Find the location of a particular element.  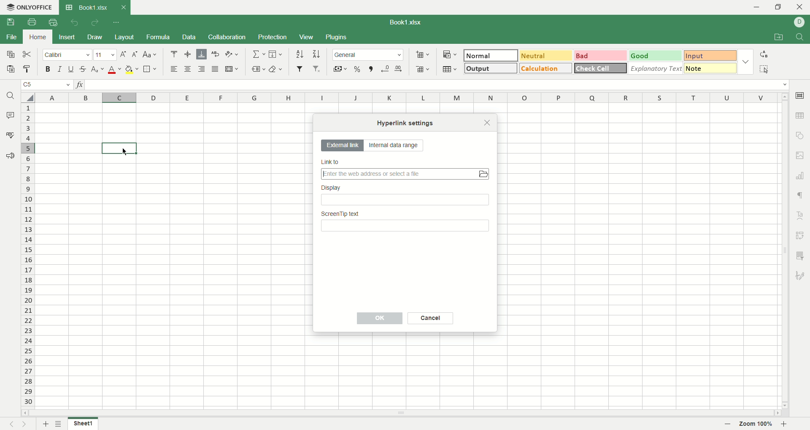

close is located at coordinates (487, 122).